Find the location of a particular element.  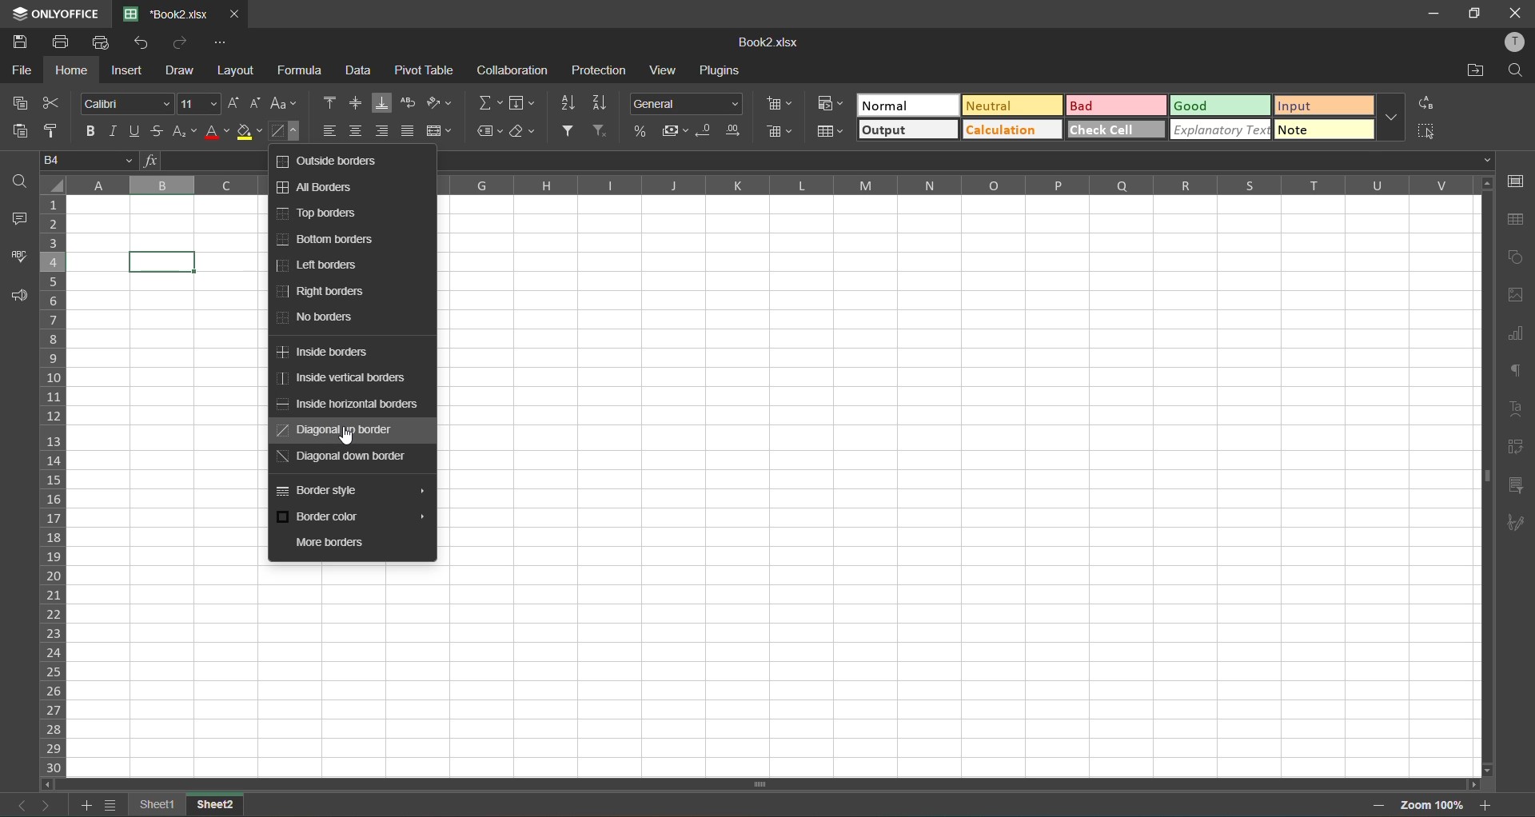

zoom in is located at coordinates (1485, 805).